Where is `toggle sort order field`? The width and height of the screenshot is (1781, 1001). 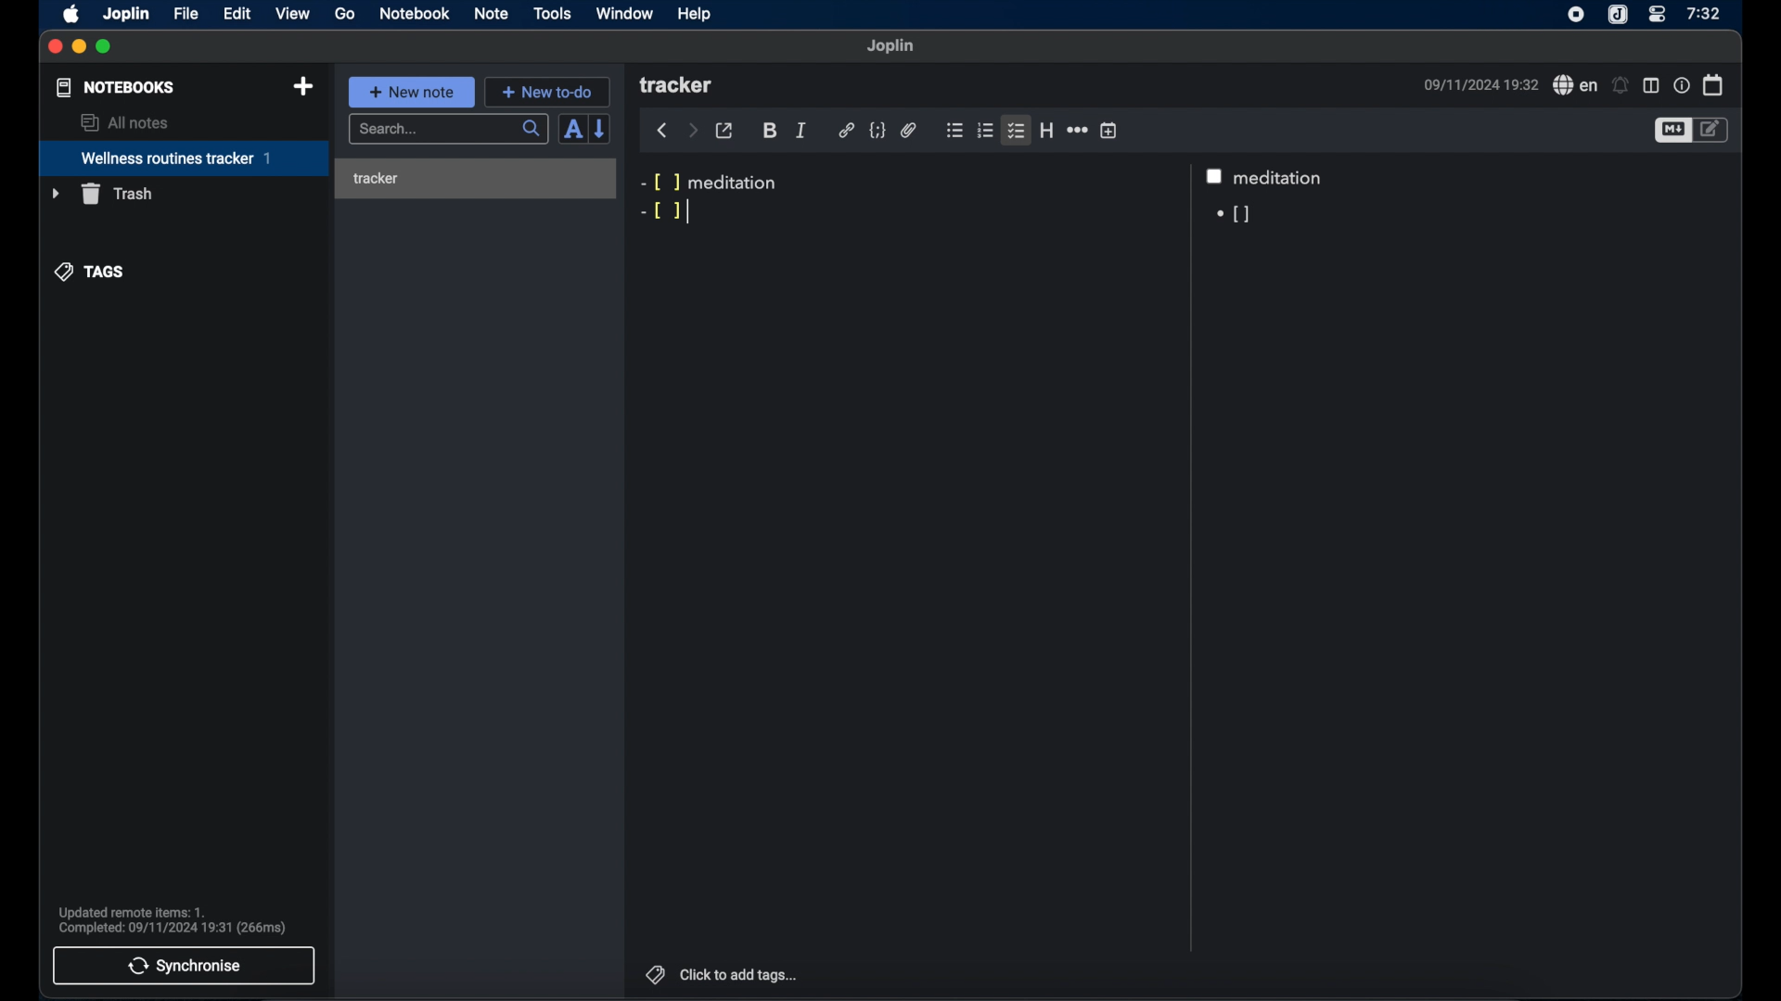 toggle sort order field is located at coordinates (572, 129).